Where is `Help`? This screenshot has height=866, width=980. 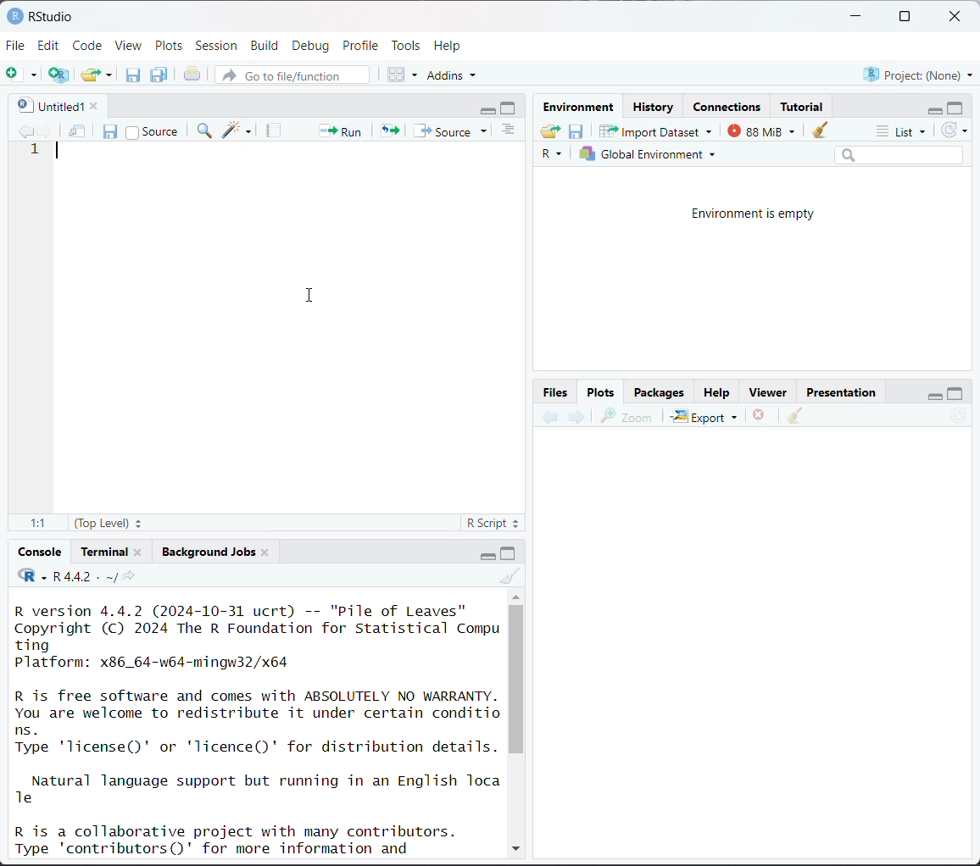
Help is located at coordinates (716, 394).